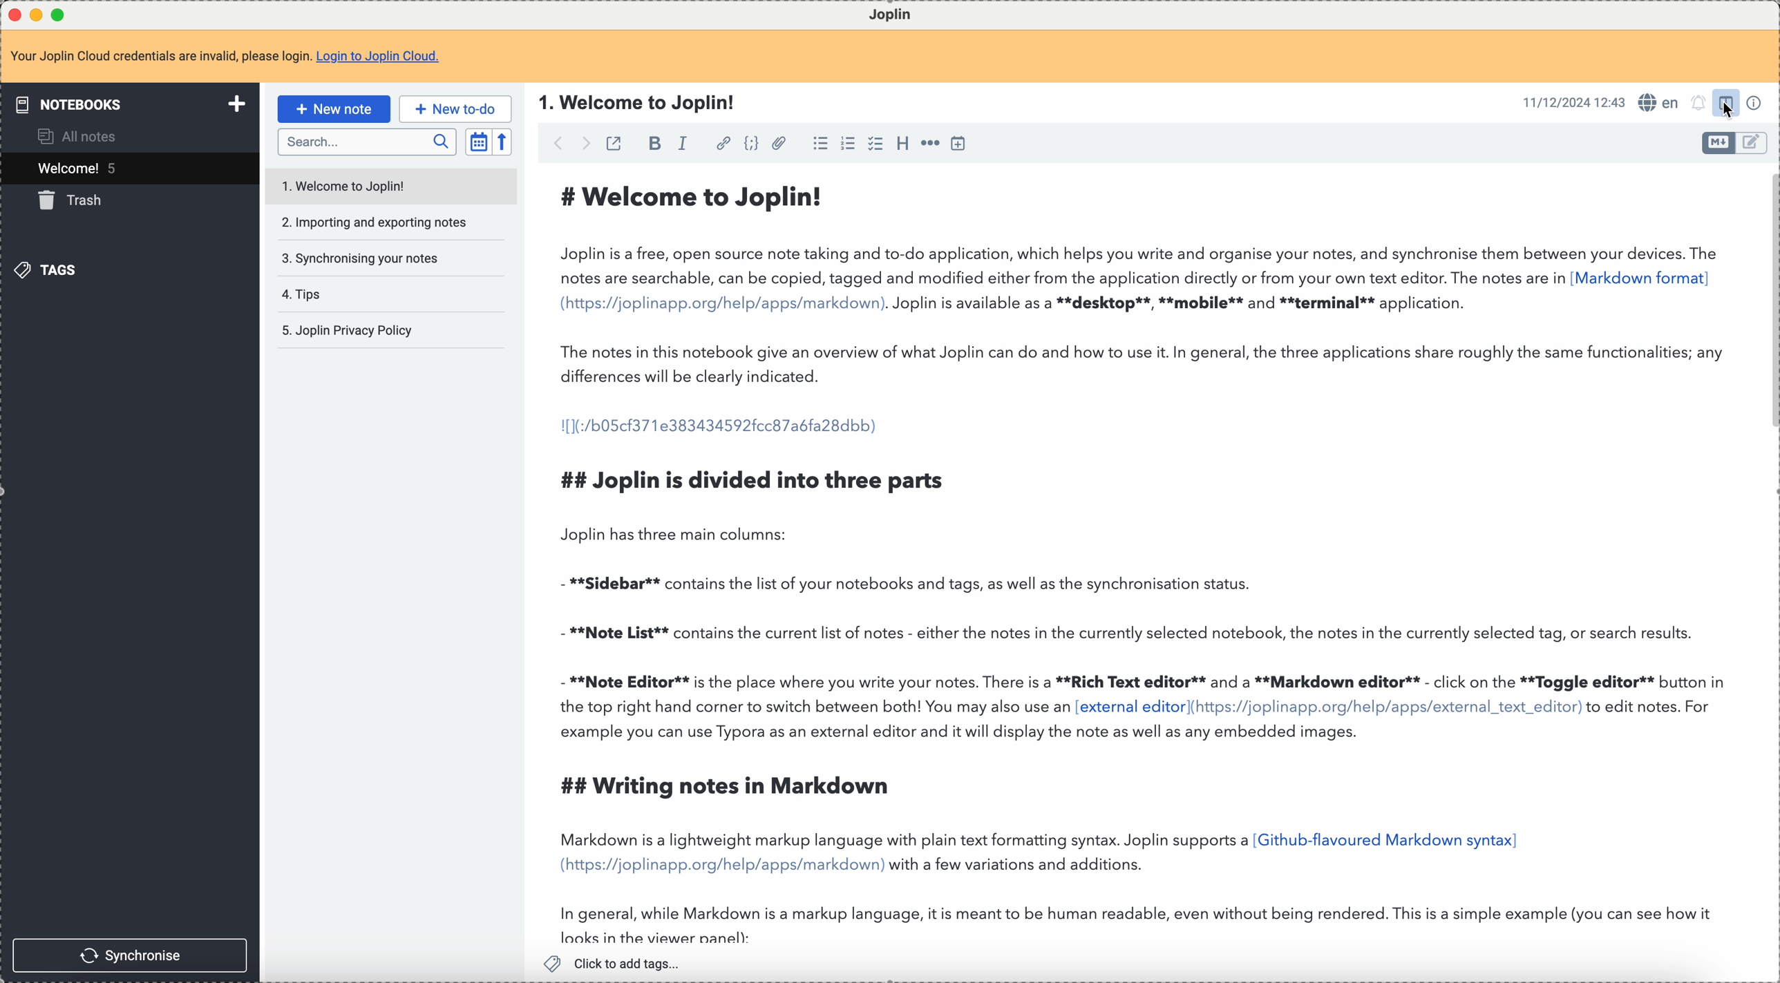  Describe the element at coordinates (303, 293) in the screenshot. I see `tips` at that location.